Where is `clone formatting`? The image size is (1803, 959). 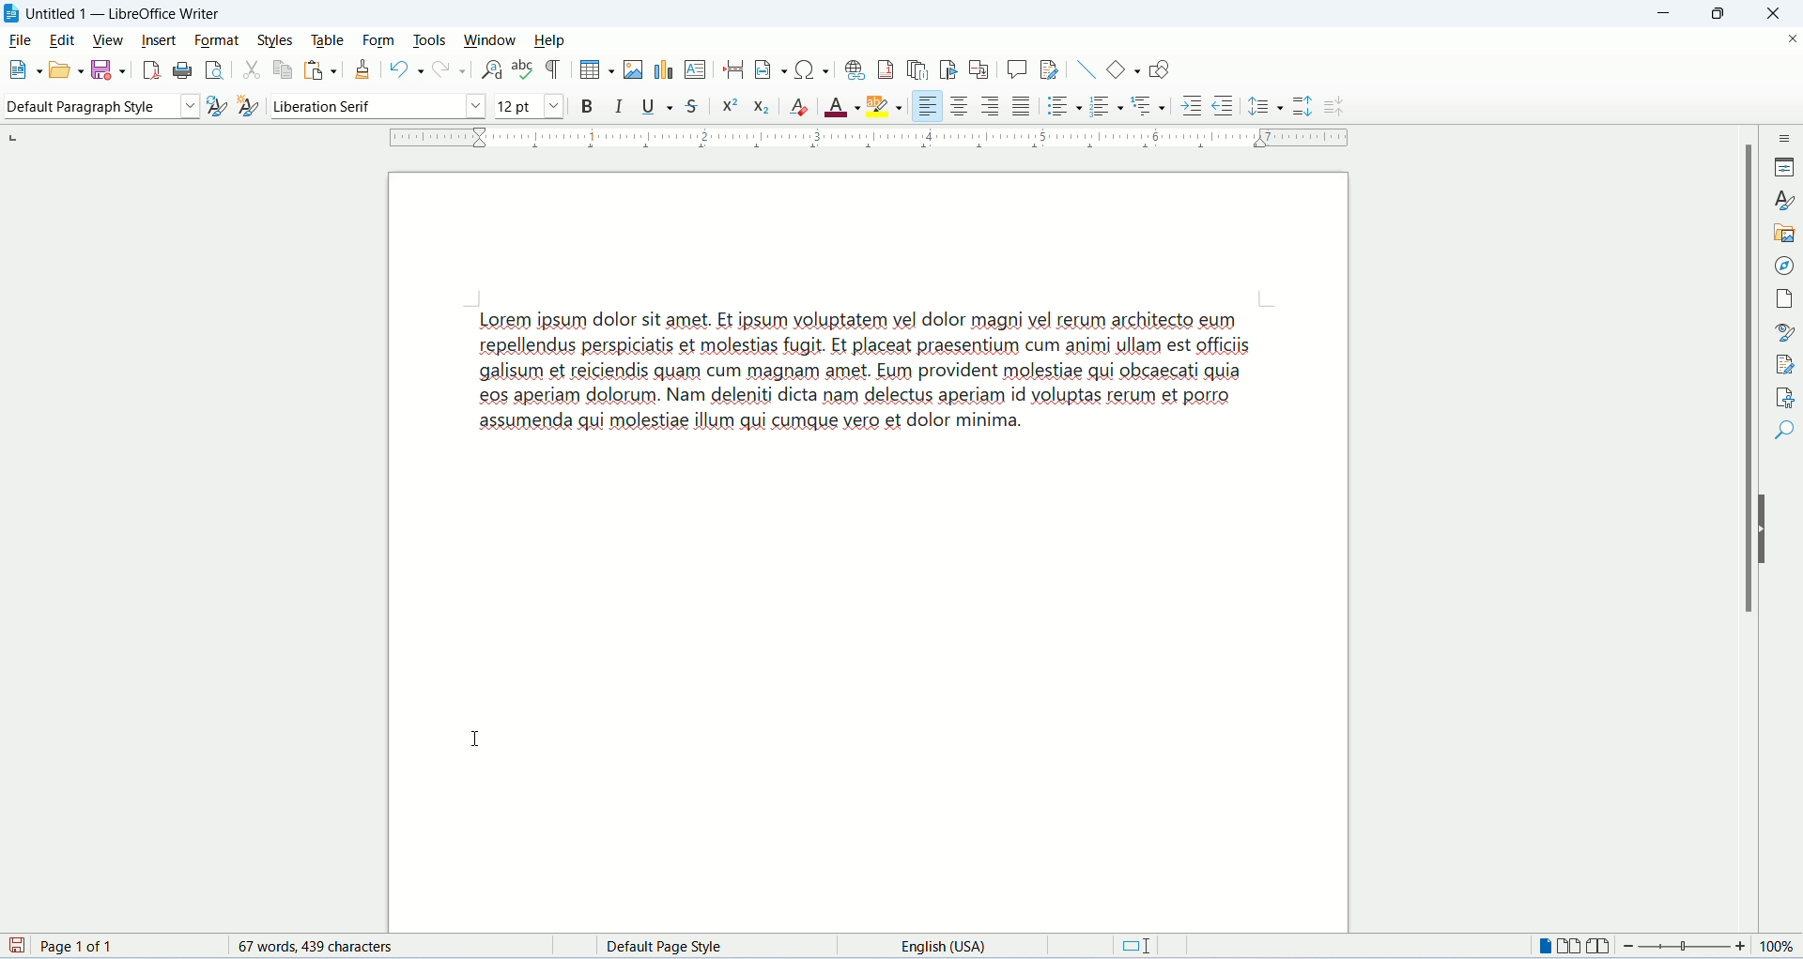
clone formatting is located at coordinates (364, 69).